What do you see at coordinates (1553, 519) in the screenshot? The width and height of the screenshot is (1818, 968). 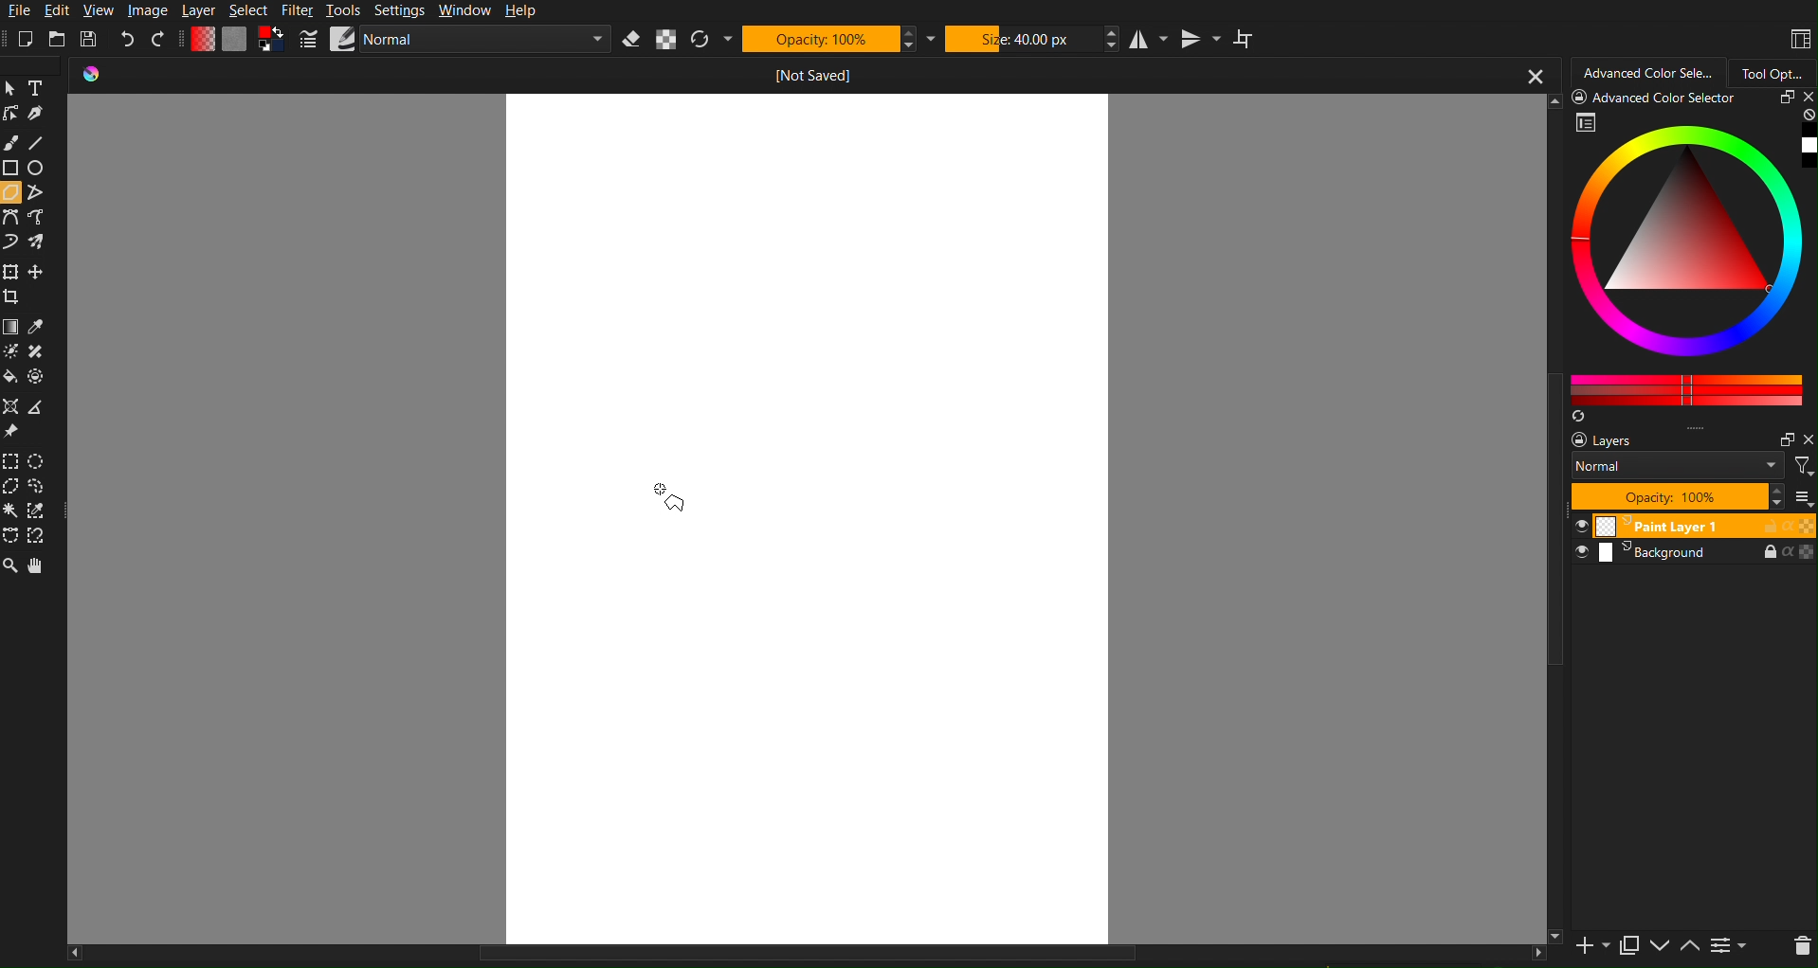 I see `scroll bar` at bounding box center [1553, 519].